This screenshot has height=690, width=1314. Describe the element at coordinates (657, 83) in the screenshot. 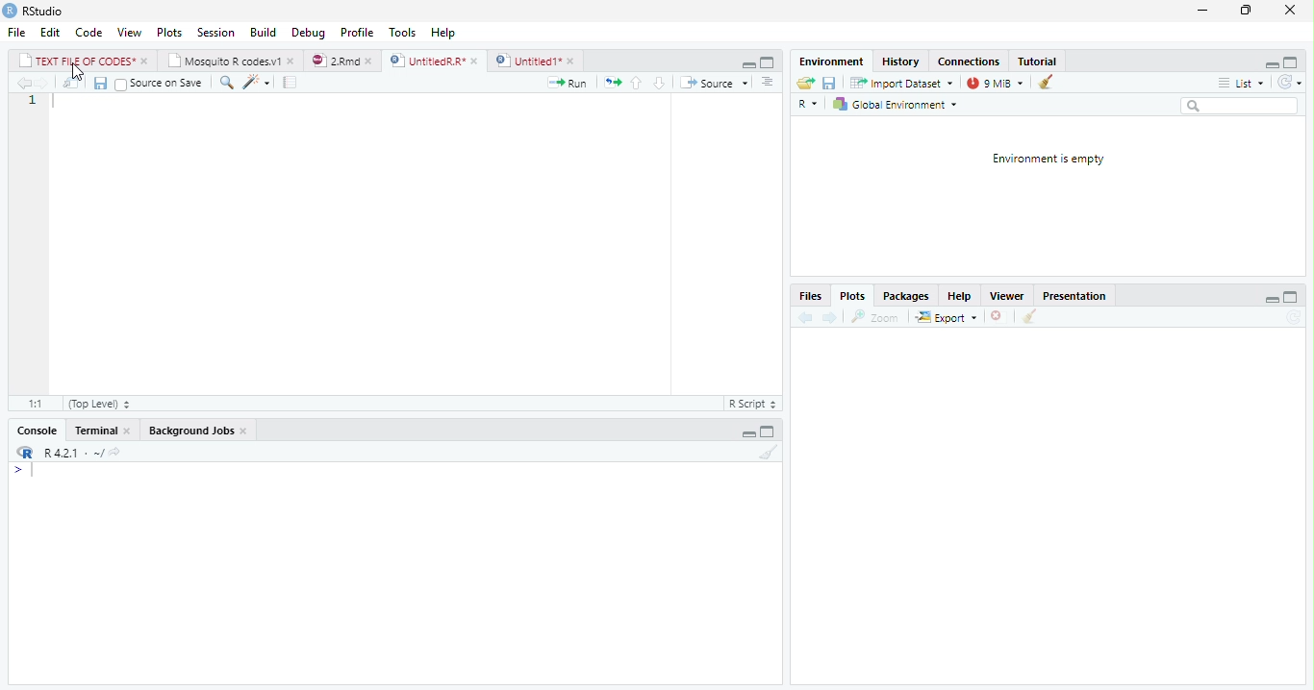

I see `go to next section/chunk` at that location.